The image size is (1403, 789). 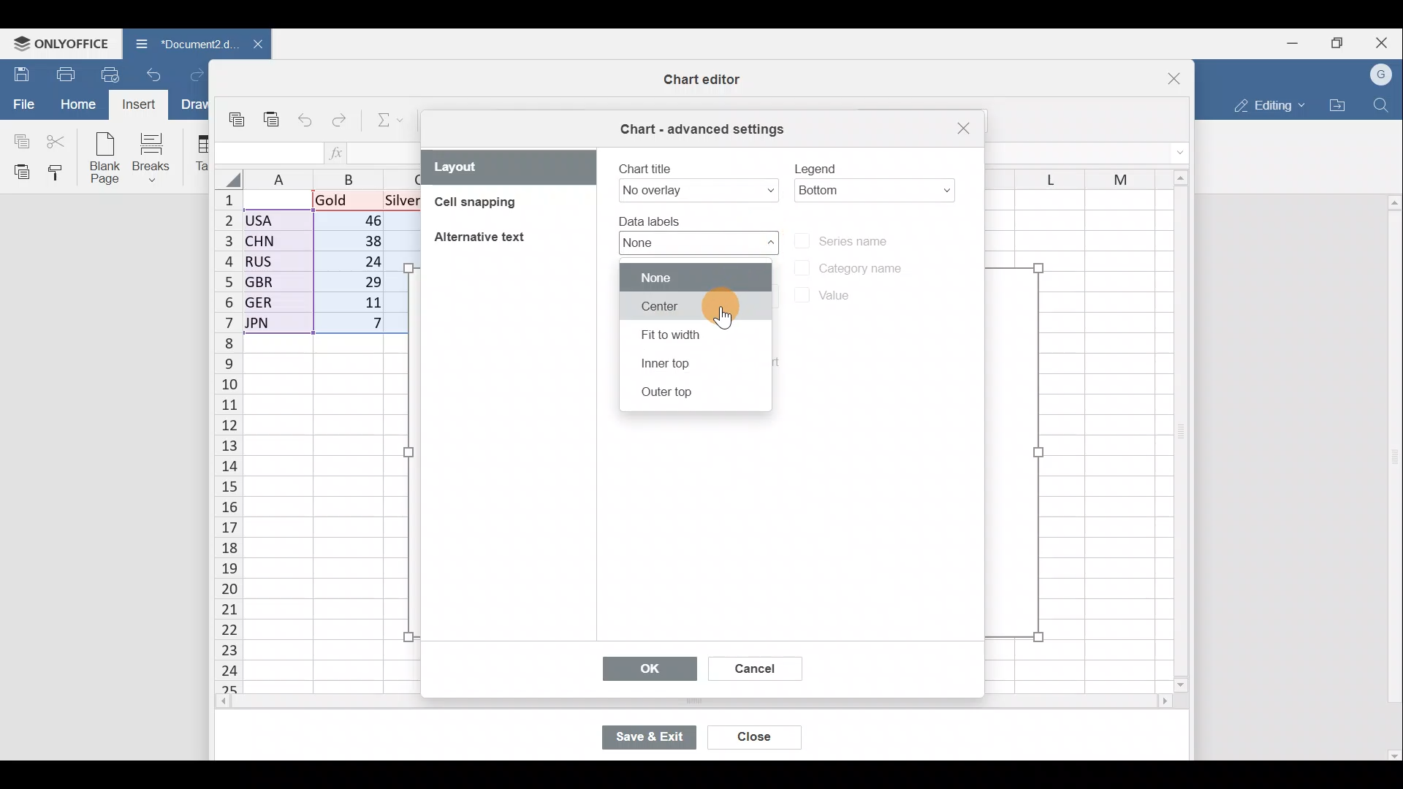 What do you see at coordinates (1337, 105) in the screenshot?
I see `Open file location` at bounding box center [1337, 105].